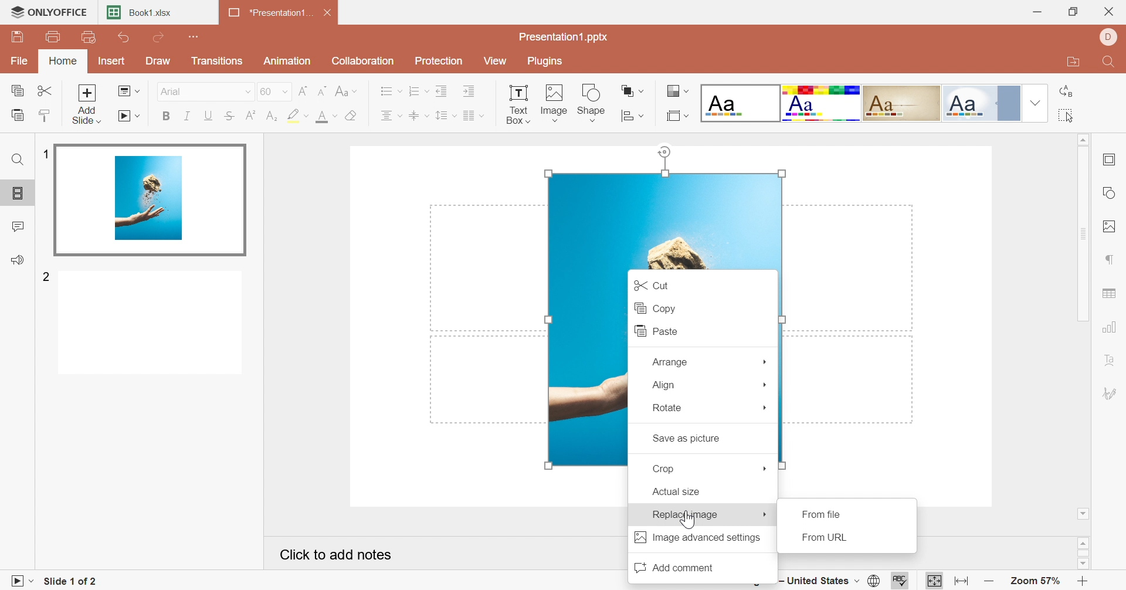  What do you see at coordinates (876, 581) in the screenshot?
I see `Set document language` at bounding box center [876, 581].